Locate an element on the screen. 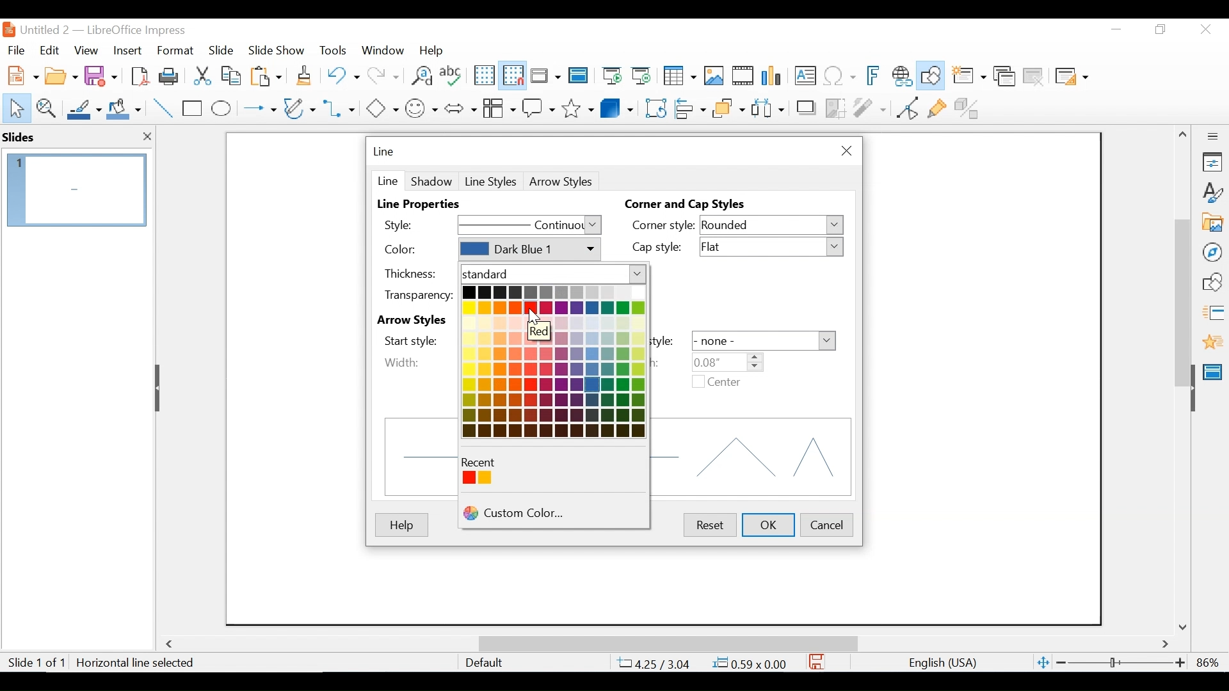 The width and height of the screenshot is (1229, 691). Shadow is located at coordinates (431, 180).